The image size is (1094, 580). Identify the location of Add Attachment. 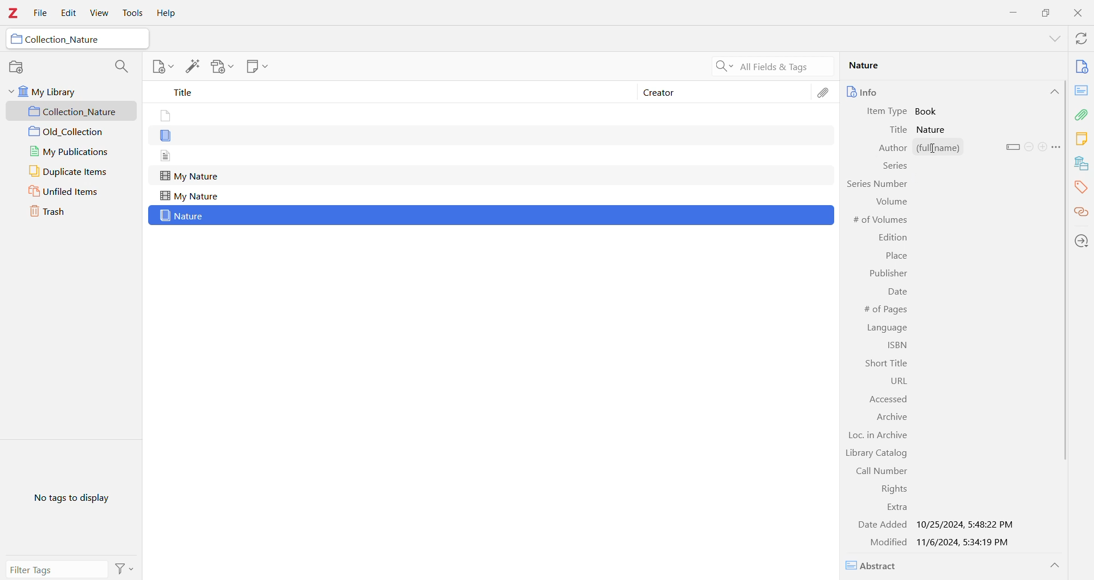
(222, 67).